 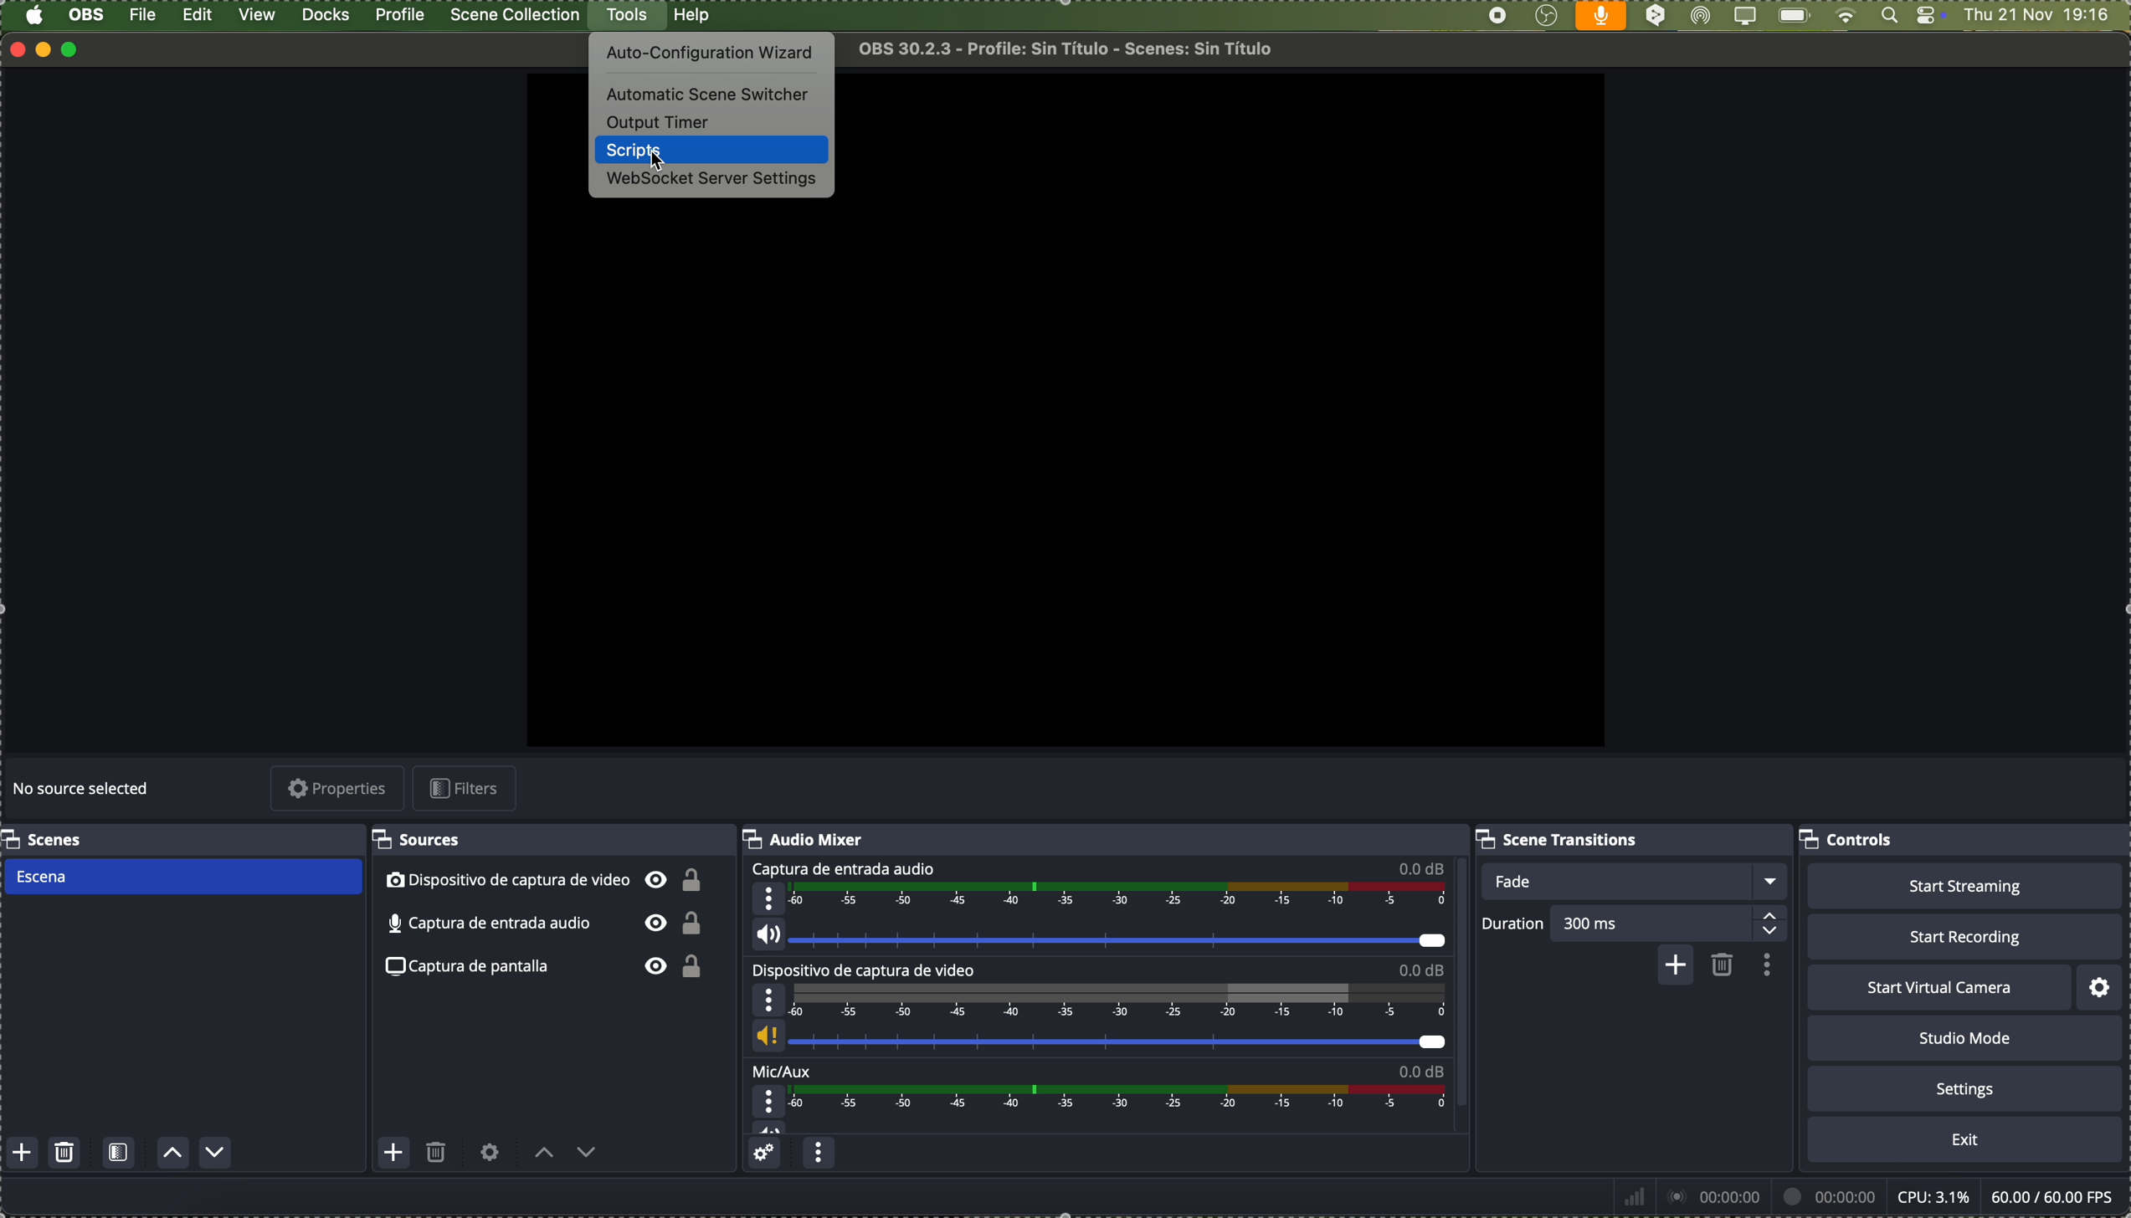 What do you see at coordinates (198, 17) in the screenshot?
I see `edit` at bounding box center [198, 17].